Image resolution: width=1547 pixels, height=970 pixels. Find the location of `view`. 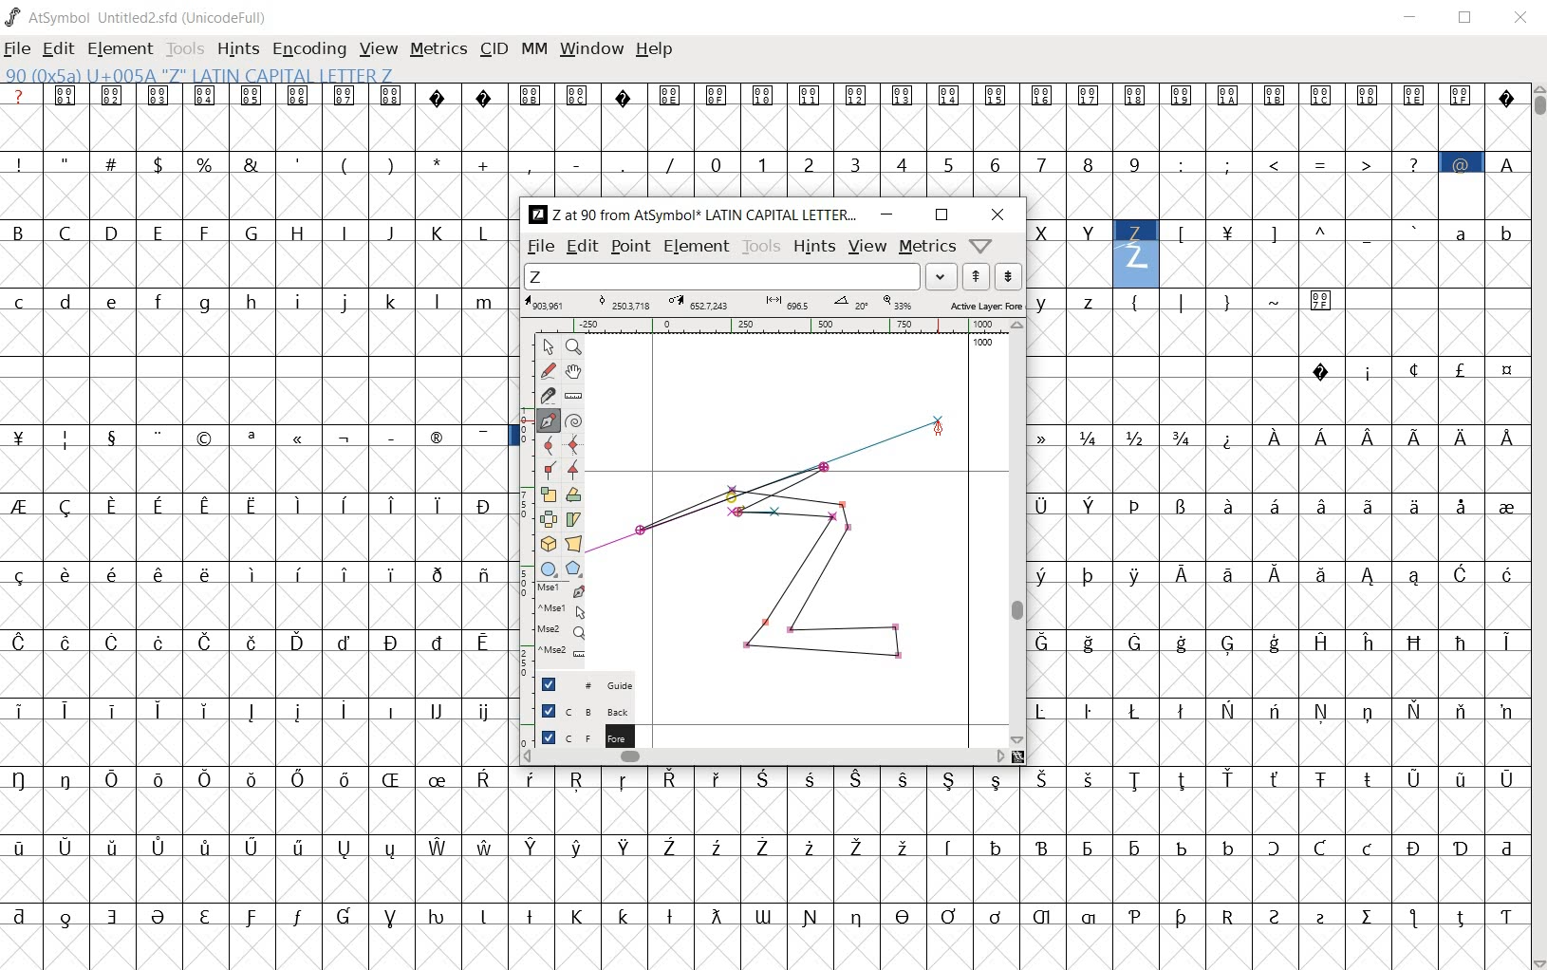

view is located at coordinates (380, 48).